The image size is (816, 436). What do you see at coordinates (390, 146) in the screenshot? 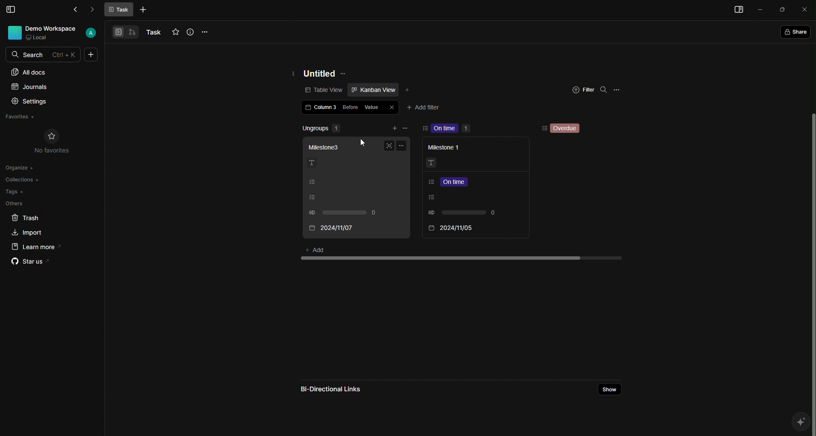
I see `Full screen` at bounding box center [390, 146].